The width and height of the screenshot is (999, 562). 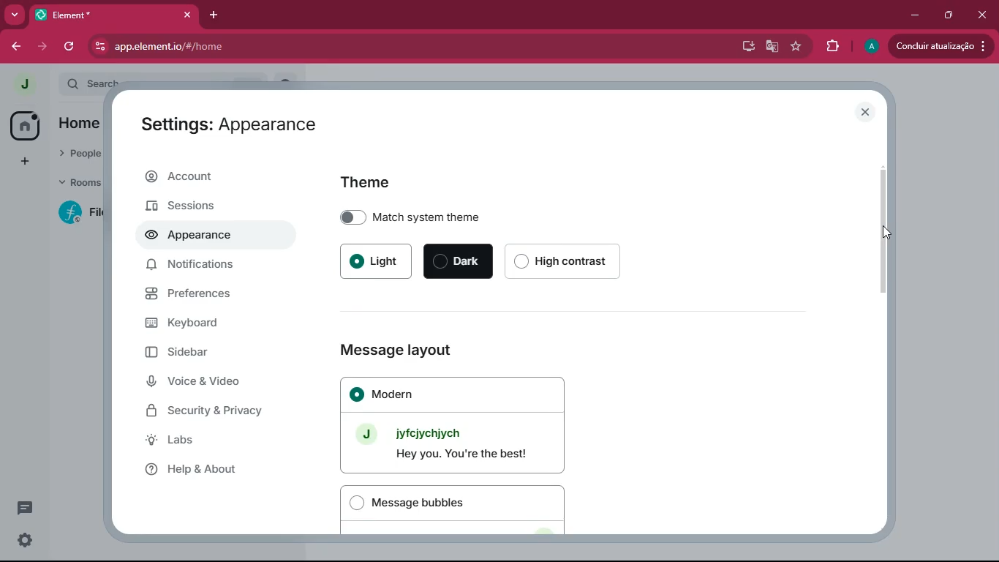 What do you see at coordinates (17, 48) in the screenshot?
I see `back` at bounding box center [17, 48].